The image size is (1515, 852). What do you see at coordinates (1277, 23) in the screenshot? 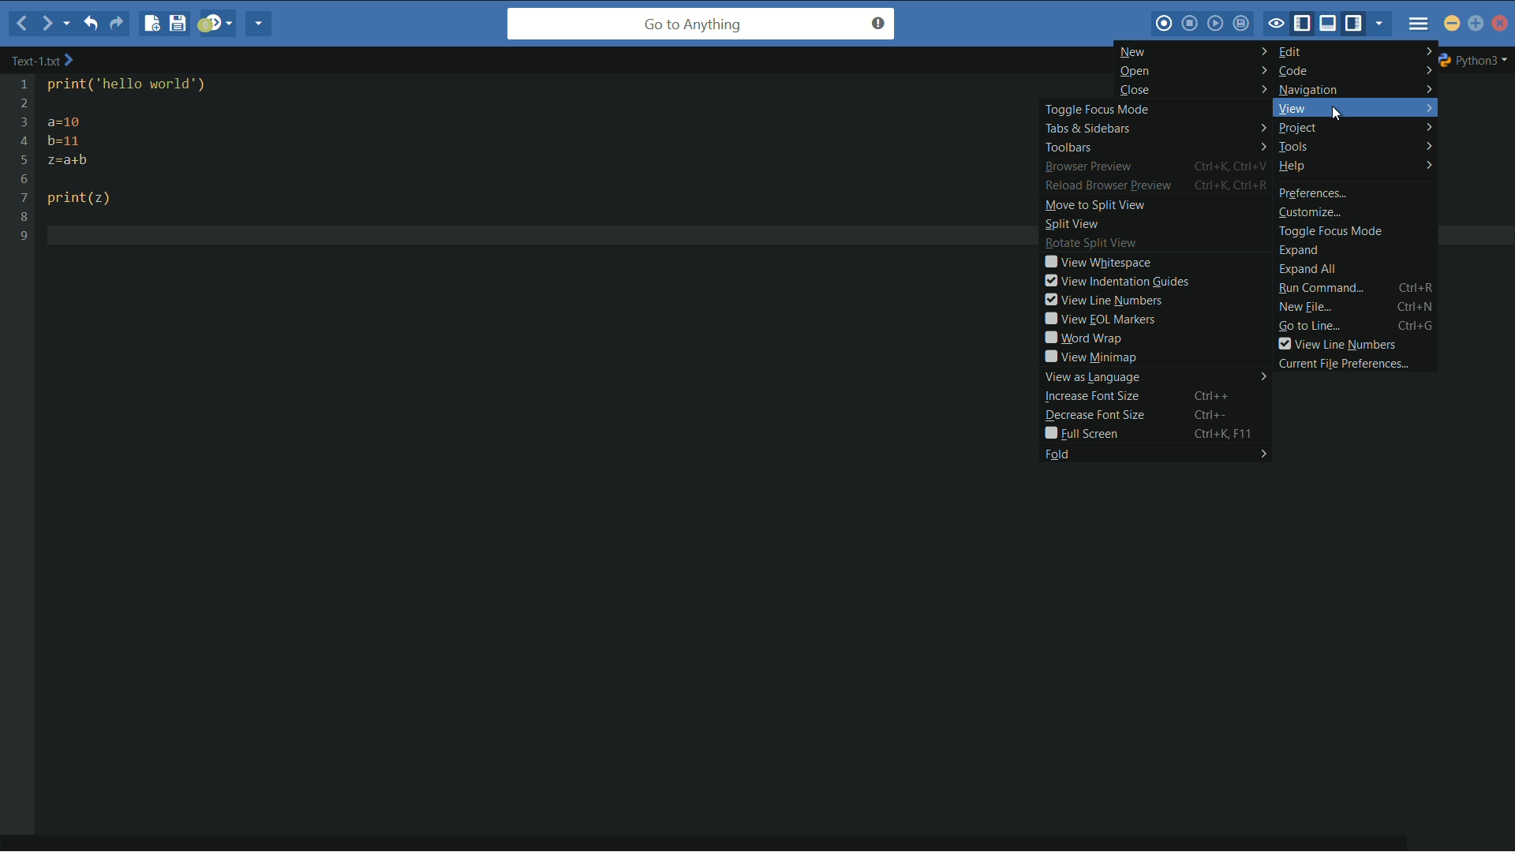
I see `toggle focus mode` at bounding box center [1277, 23].